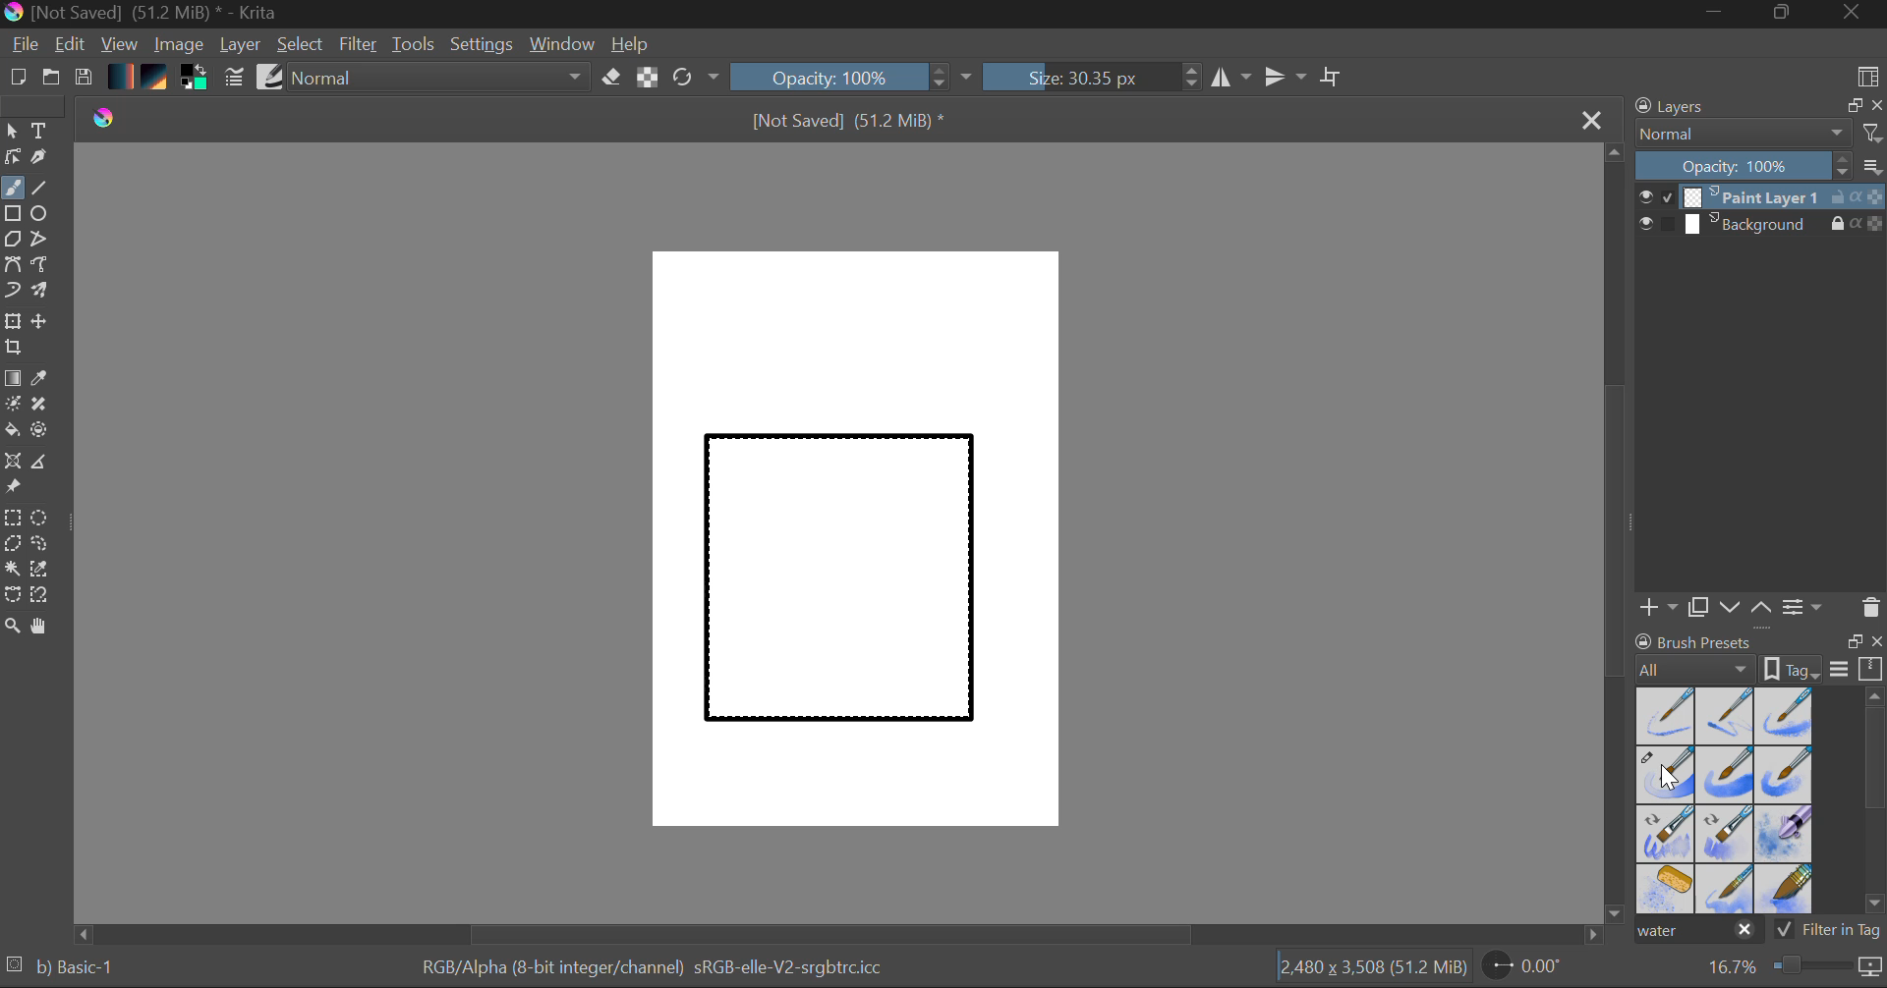 The height and width of the screenshot is (988, 1887). Describe the element at coordinates (12, 521) in the screenshot. I see `Rectangle Selection Tool` at that location.